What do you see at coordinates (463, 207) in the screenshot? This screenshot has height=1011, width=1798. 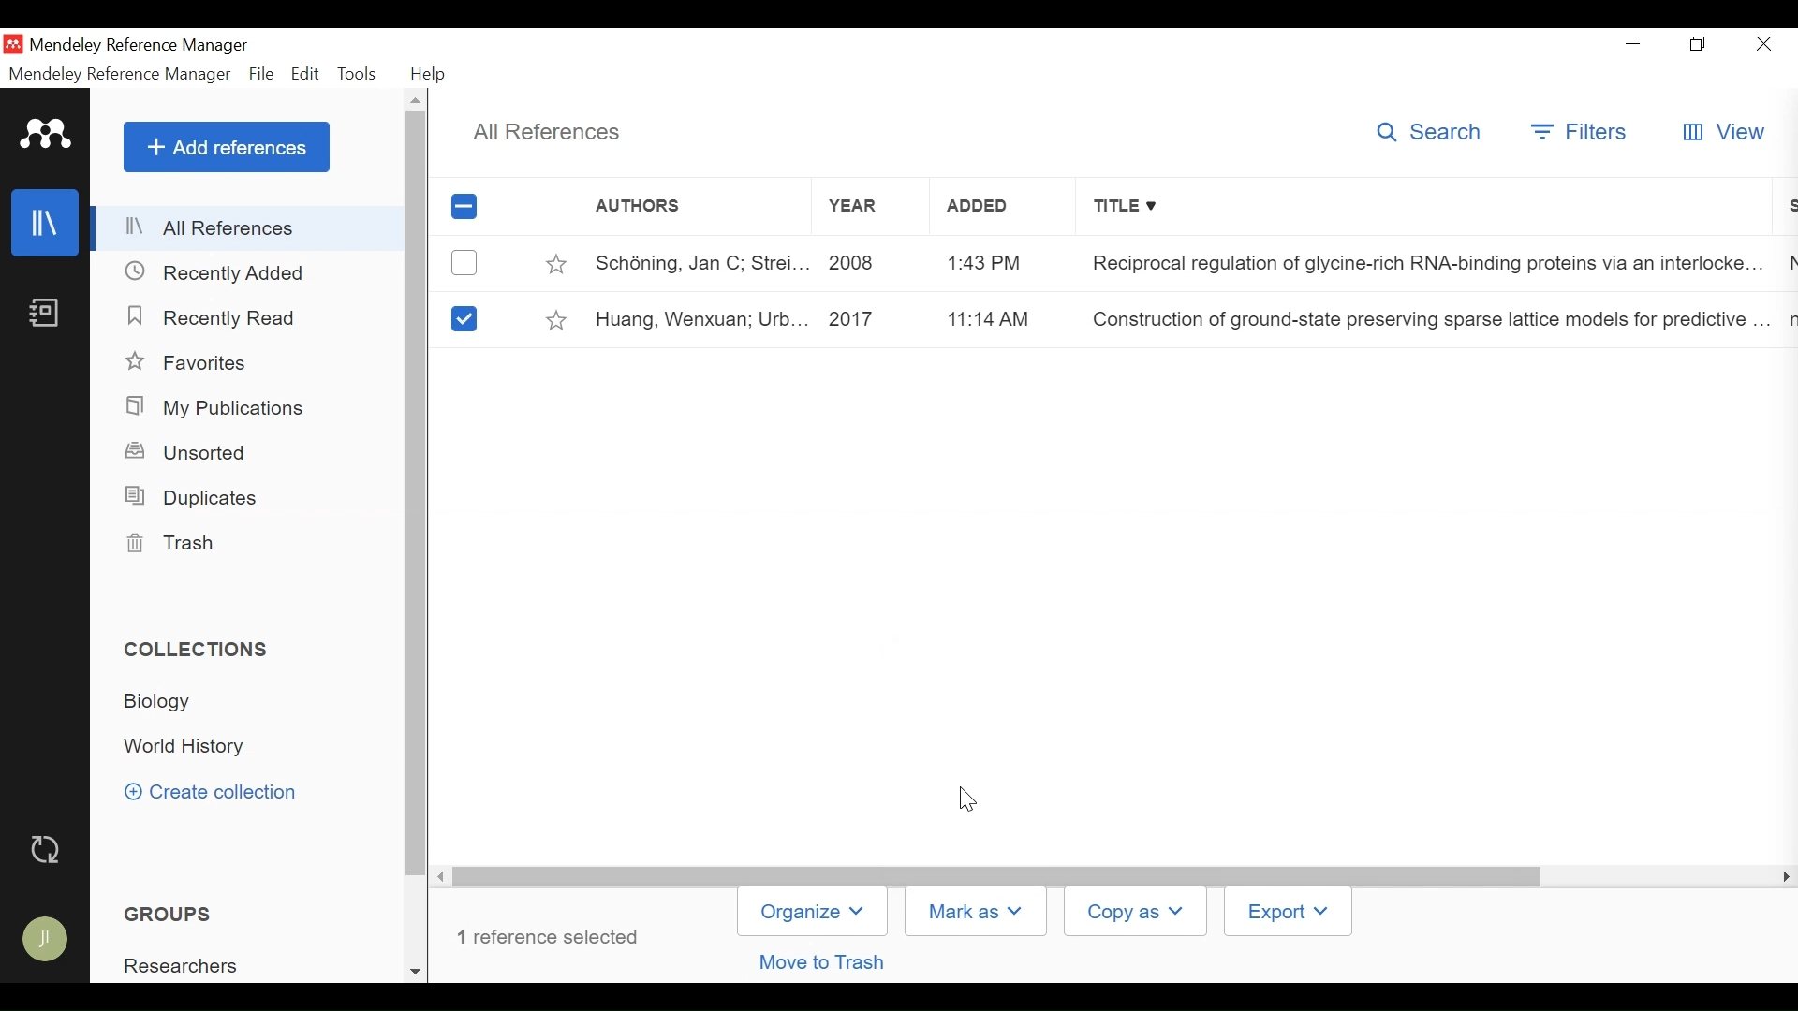 I see `(un)select` at bounding box center [463, 207].